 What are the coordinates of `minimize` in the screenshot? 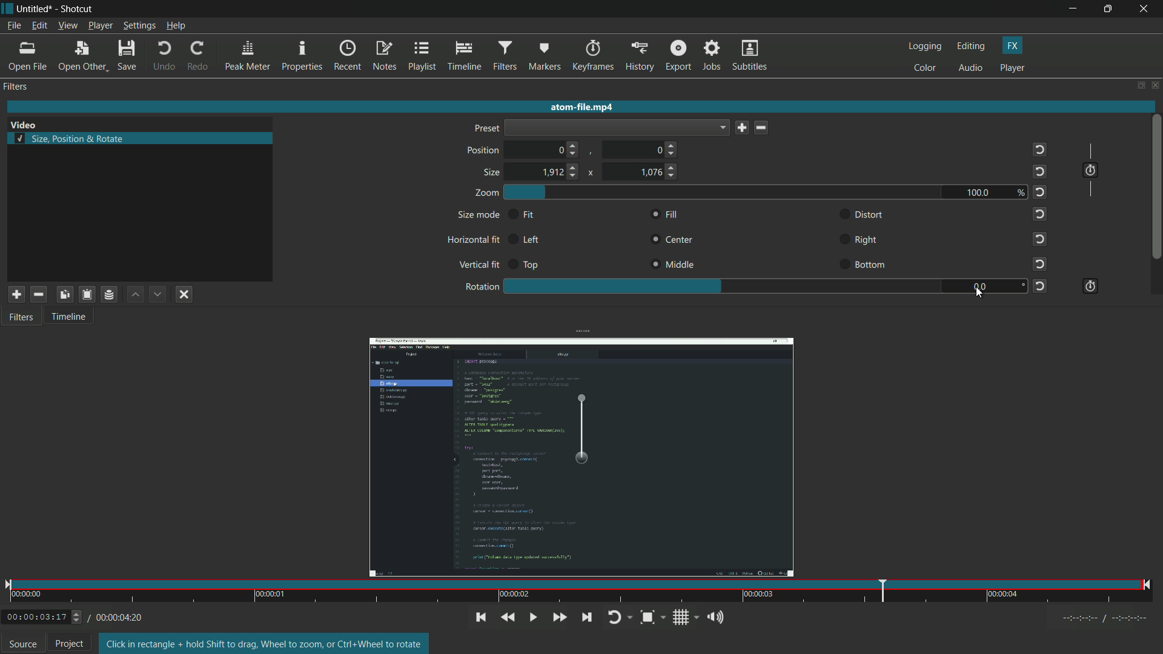 It's located at (1073, 8).